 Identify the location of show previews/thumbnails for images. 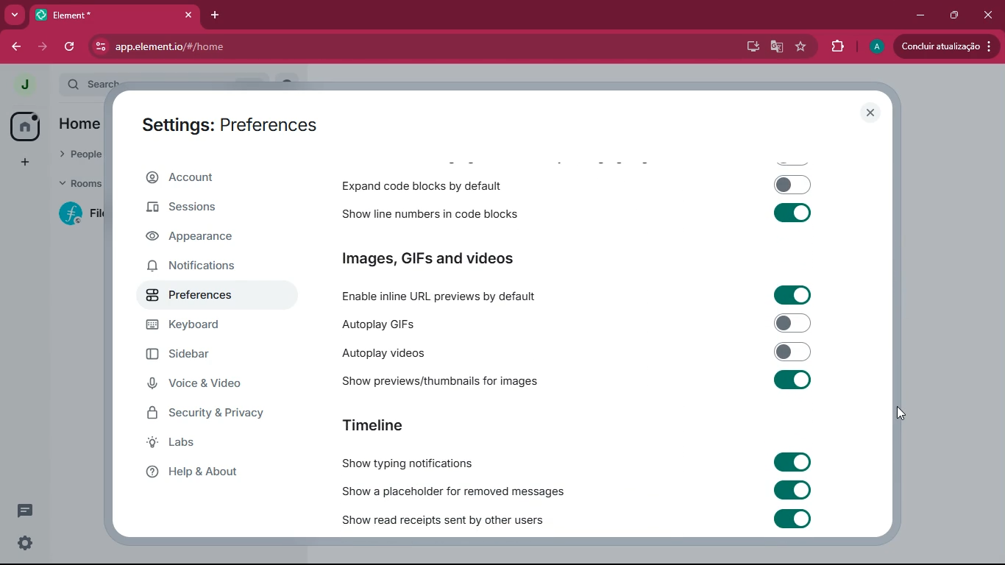
(442, 380).